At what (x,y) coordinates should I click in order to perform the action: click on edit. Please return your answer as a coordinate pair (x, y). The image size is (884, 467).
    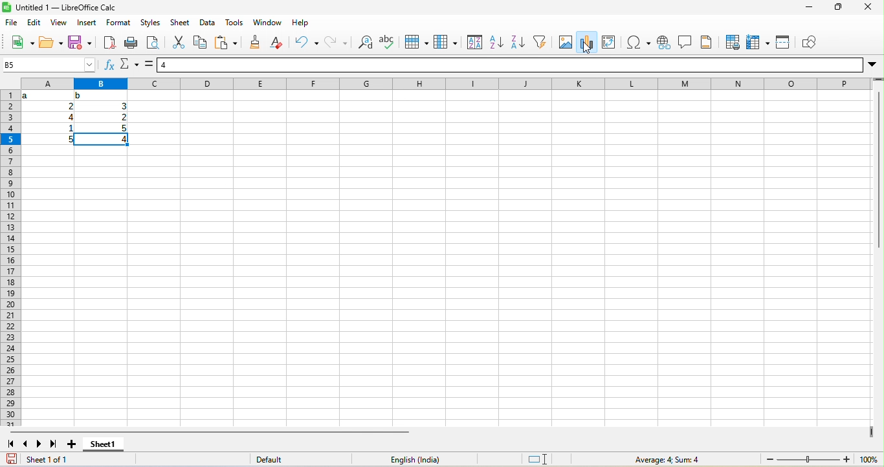
    Looking at the image, I should click on (34, 23).